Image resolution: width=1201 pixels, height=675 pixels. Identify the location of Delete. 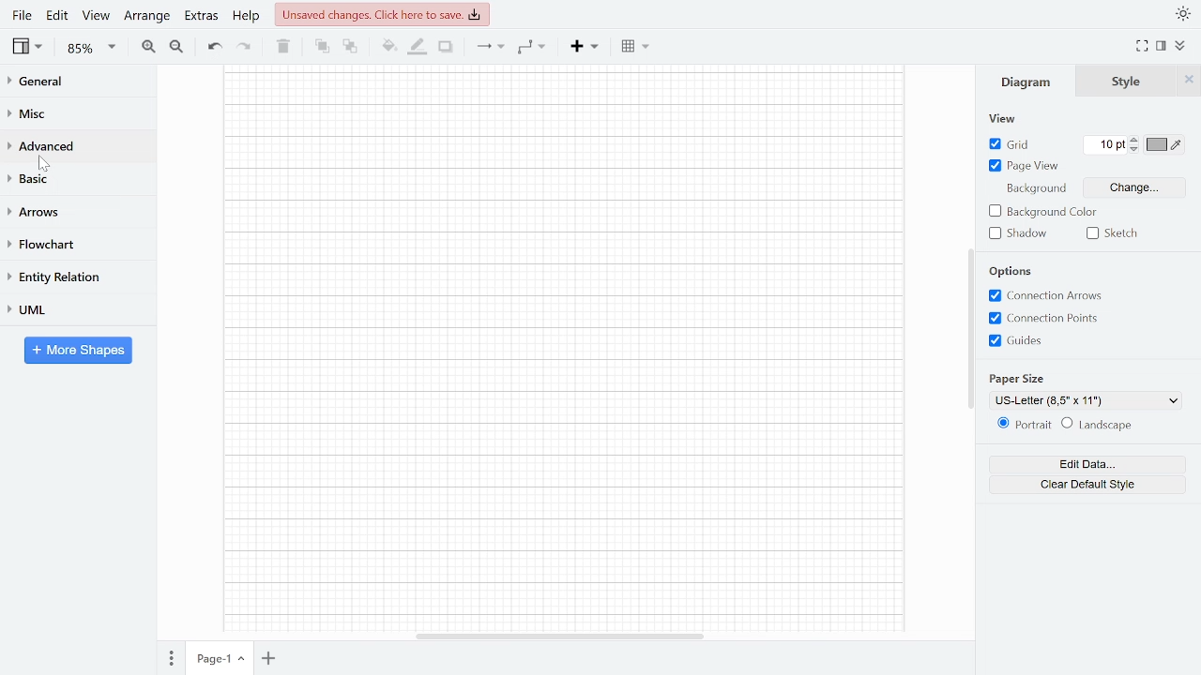
(282, 48).